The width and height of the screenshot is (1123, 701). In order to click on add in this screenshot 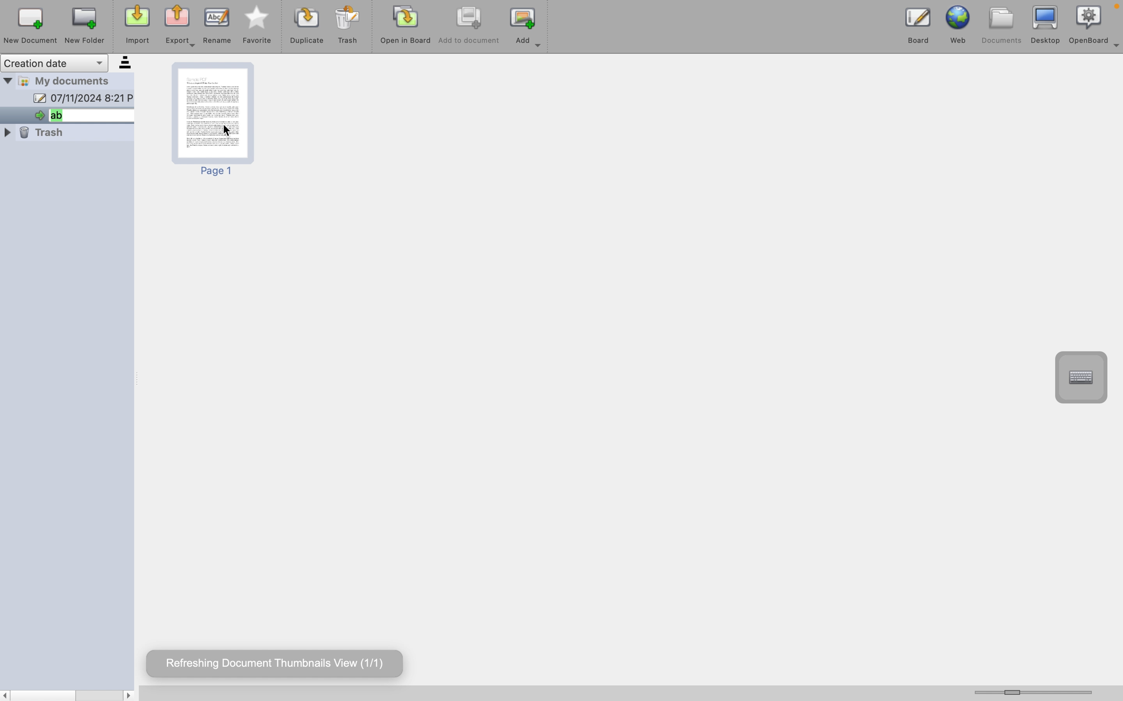, I will do `click(524, 29)`.